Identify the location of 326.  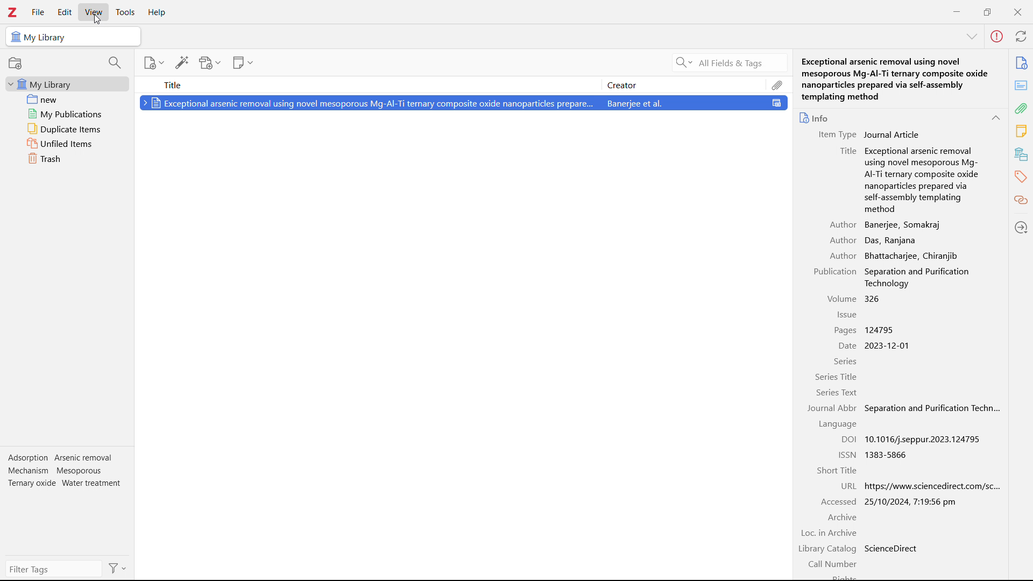
(873, 298).